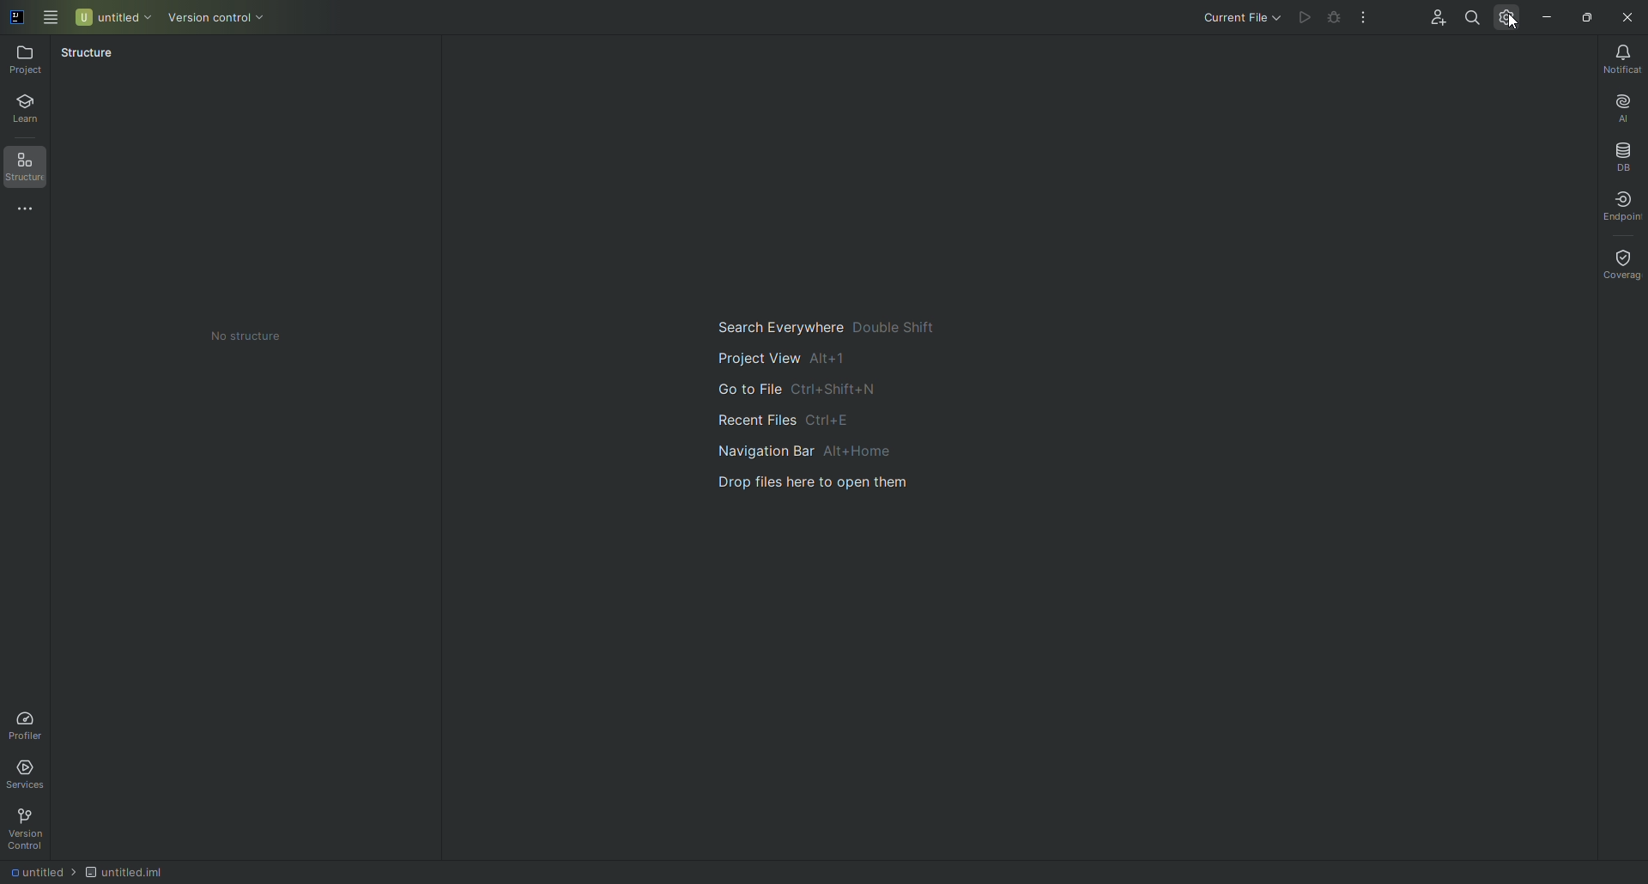 Image resolution: width=1648 pixels, height=884 pixels. What do you see at coordinates (1627, 19) in the screenshot?
I see `Close` at bounding box center [1627, 19].